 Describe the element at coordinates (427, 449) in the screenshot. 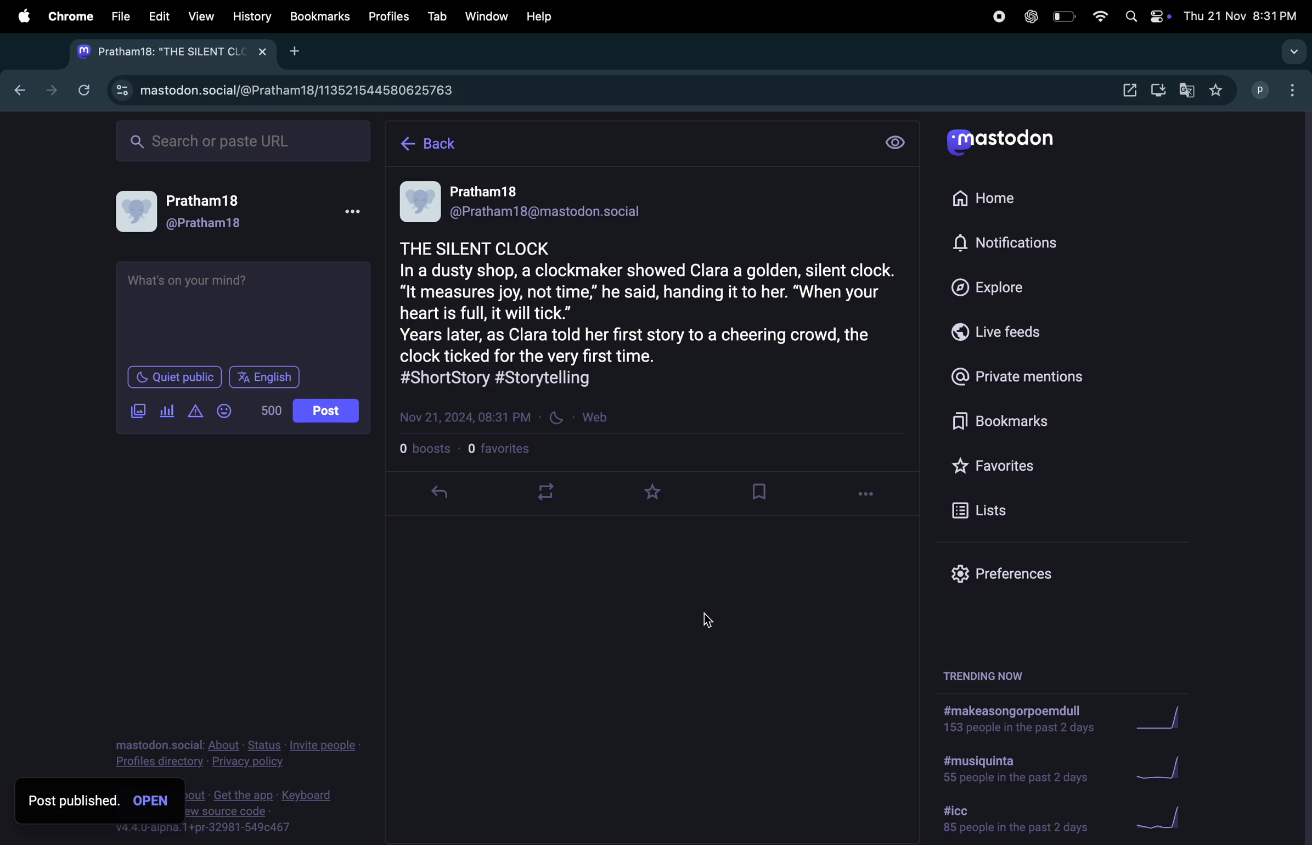

I see `bosts` at that location.